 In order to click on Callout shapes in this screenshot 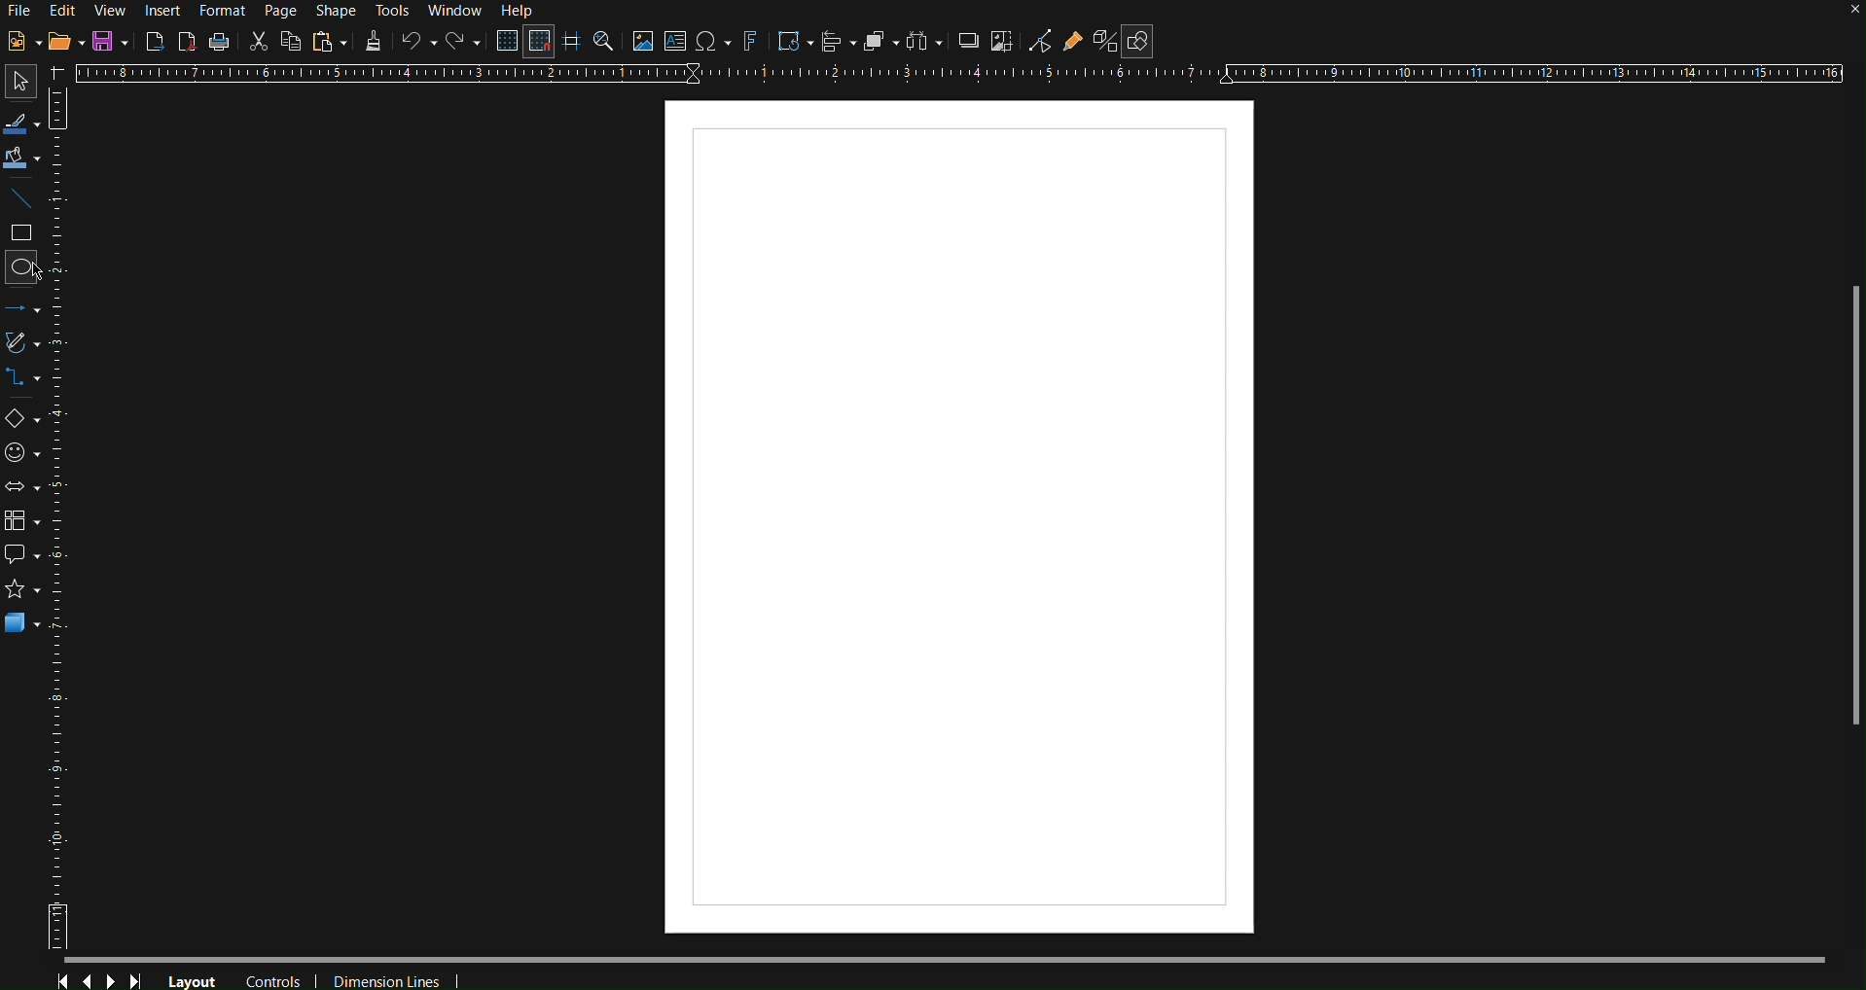, I will do `click(27, 555)`.